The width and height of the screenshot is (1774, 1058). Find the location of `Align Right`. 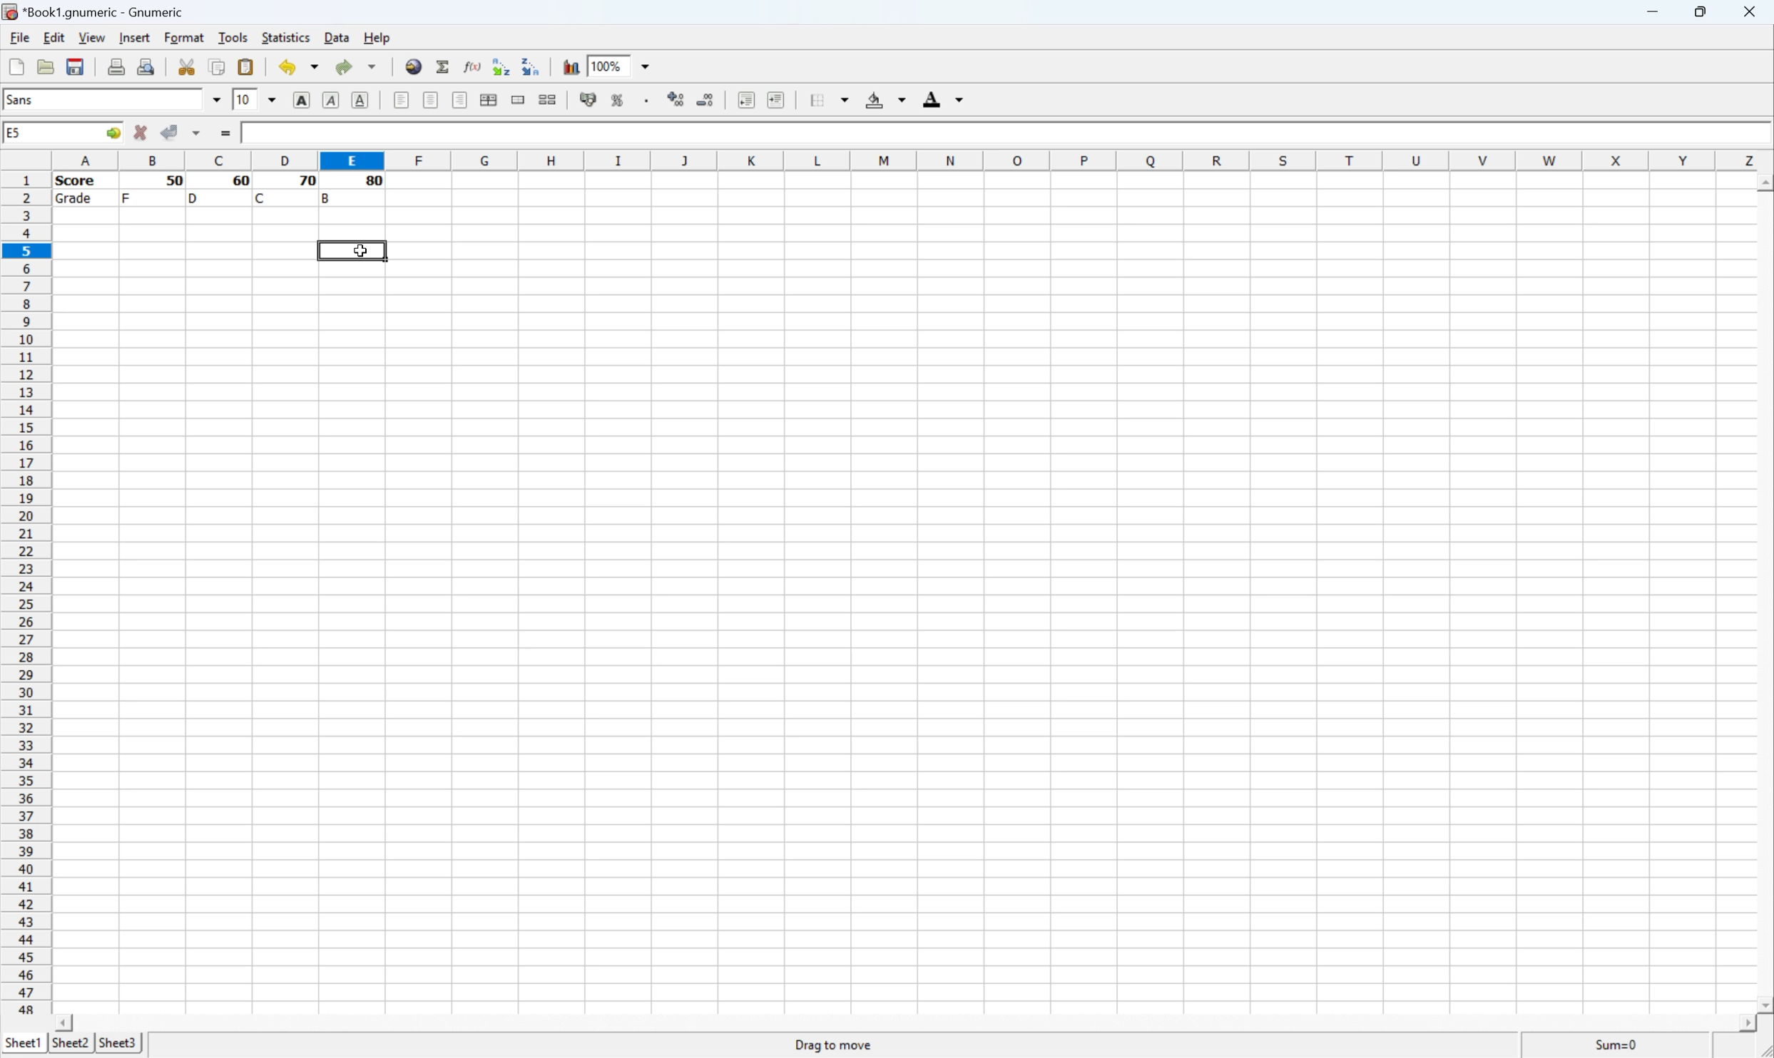

Align Right is located at coordinates (460, 100).